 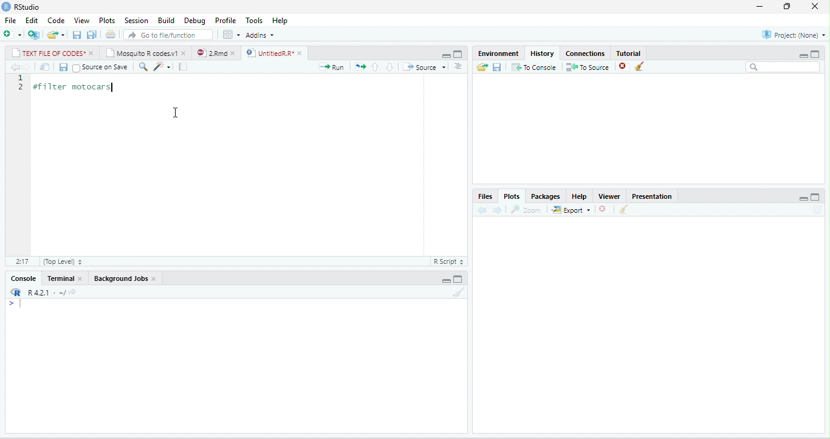 I want to click on RStudio, so click(x=27, y=7).